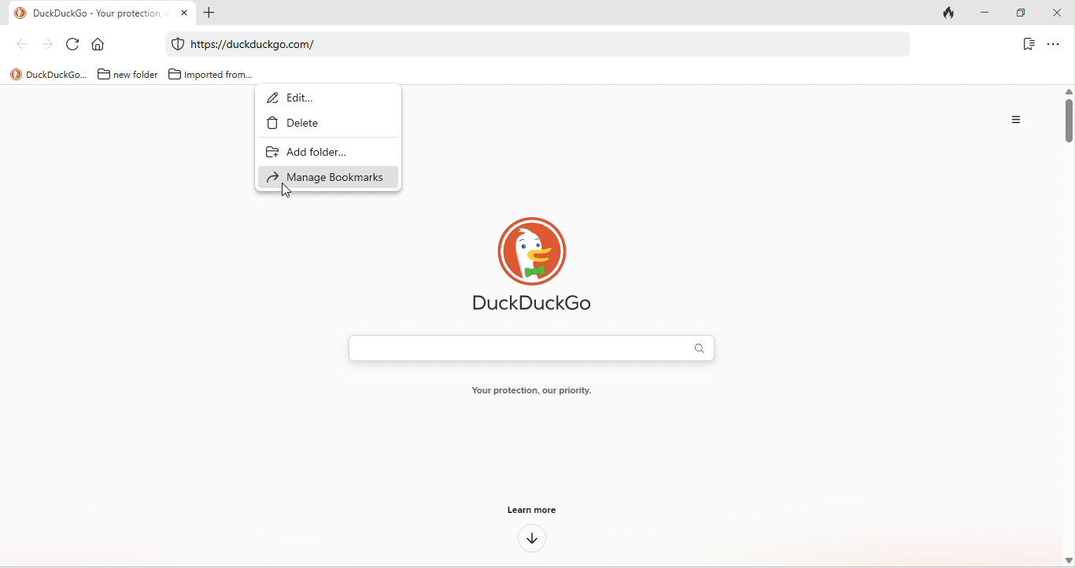 The image size is (1075, 568). I want to click on duckduckgo protection, so click(175, 44).